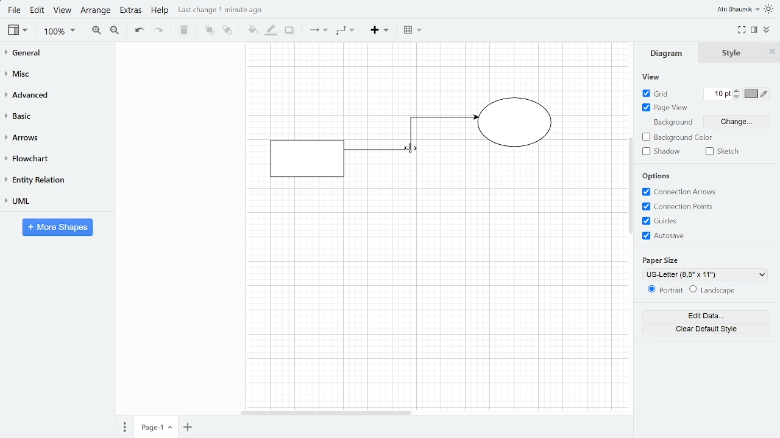 This screenshot has width=780, height=438. Describe the element at coordinates (414, 150) in the screenshot. I see `cursor` at that location.